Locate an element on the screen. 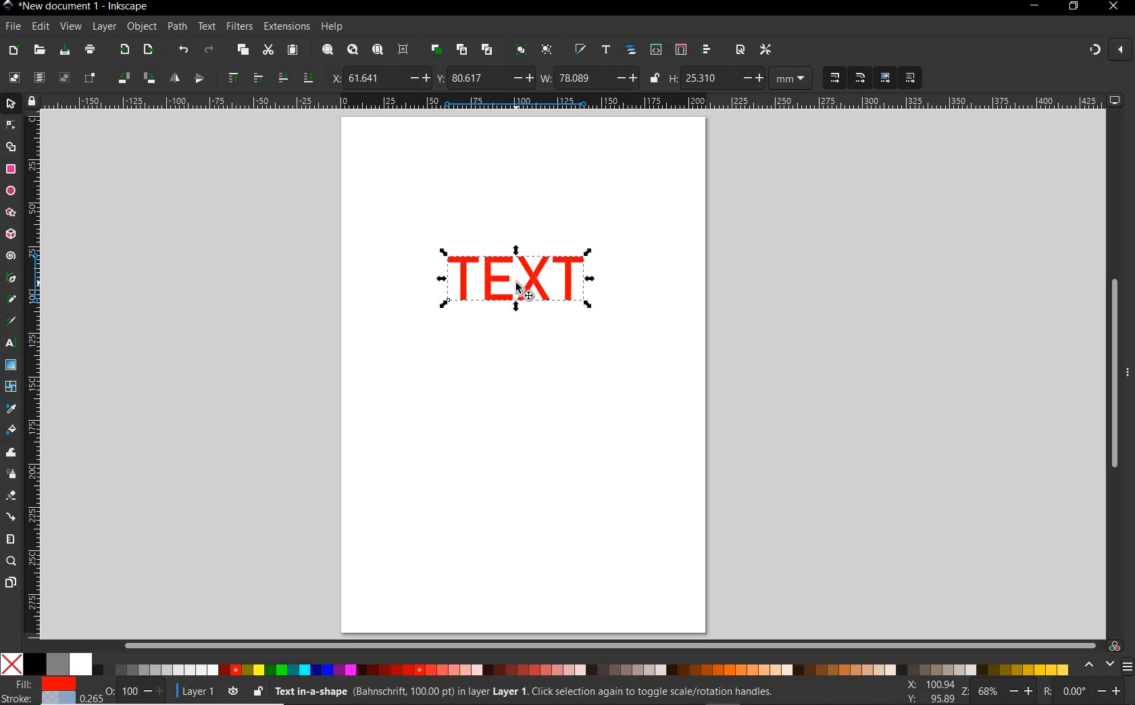 The height and width of the screenshot is (705, 1135). tweak tool is located at coordinates (11, 453).